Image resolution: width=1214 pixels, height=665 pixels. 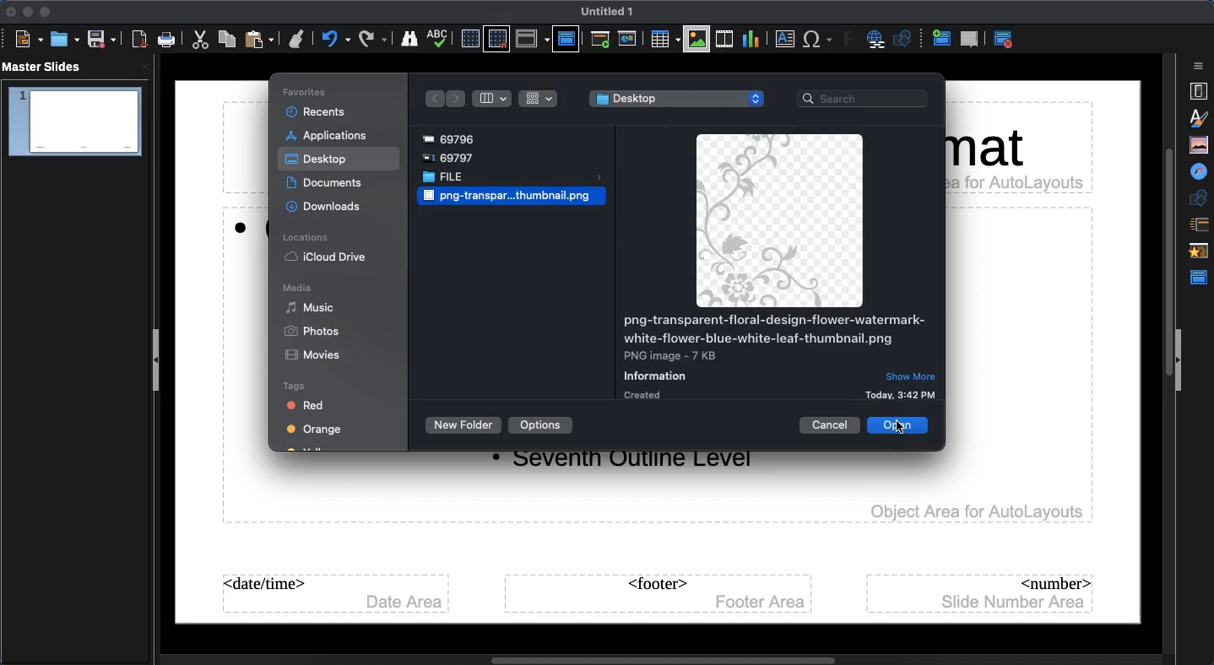 What do you see at coordinates (659, 375) in the screenshot?
I see `Information` at bounding box center [659, 375].